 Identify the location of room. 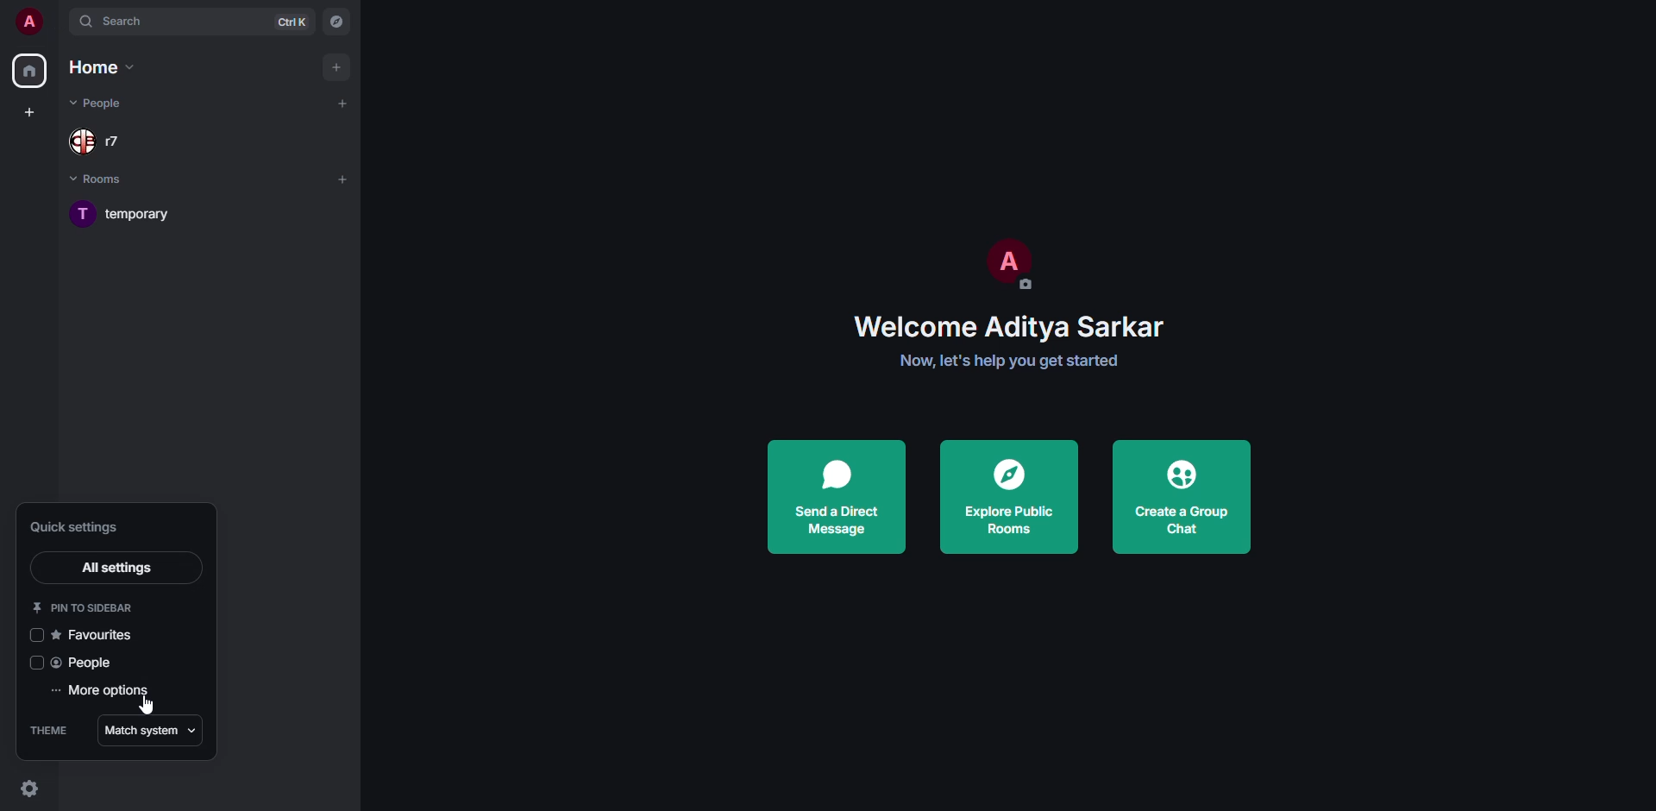
(141, 213).